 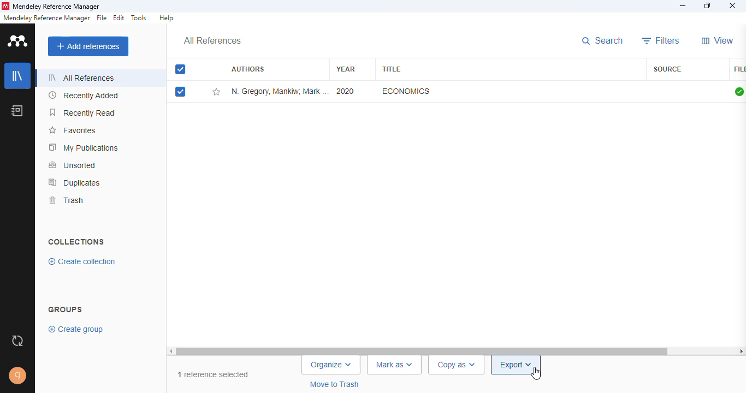 What do you see at coordinates (216, 92) in the screenshot?
I see `add this reference to favorites` at bounding box center [216, 92].